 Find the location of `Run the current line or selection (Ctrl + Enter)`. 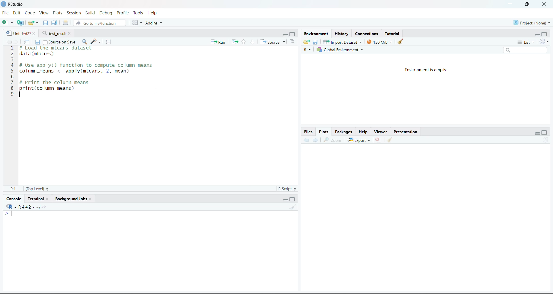

Run the current line or selection (Ctrl + Enter) is located at coordinates (217, 42).